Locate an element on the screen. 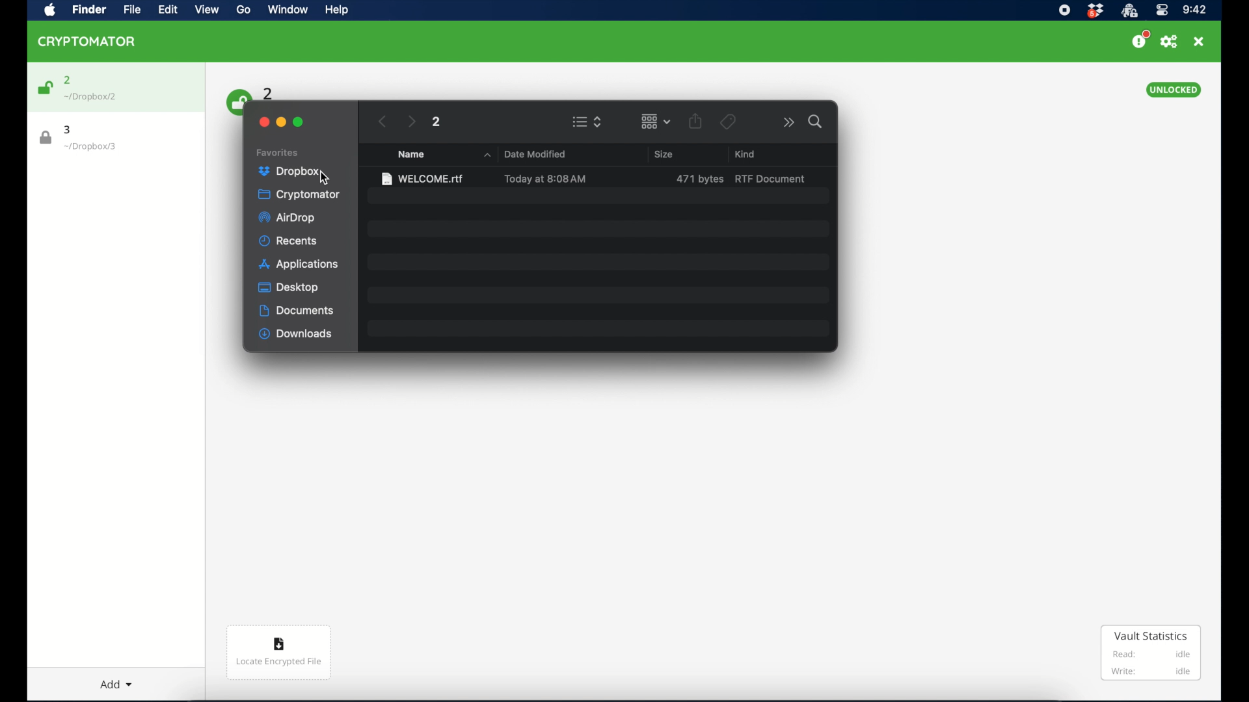 The width and height of the screenshot is (1249, 702). cryptomator is located at coordinates (87, 41).